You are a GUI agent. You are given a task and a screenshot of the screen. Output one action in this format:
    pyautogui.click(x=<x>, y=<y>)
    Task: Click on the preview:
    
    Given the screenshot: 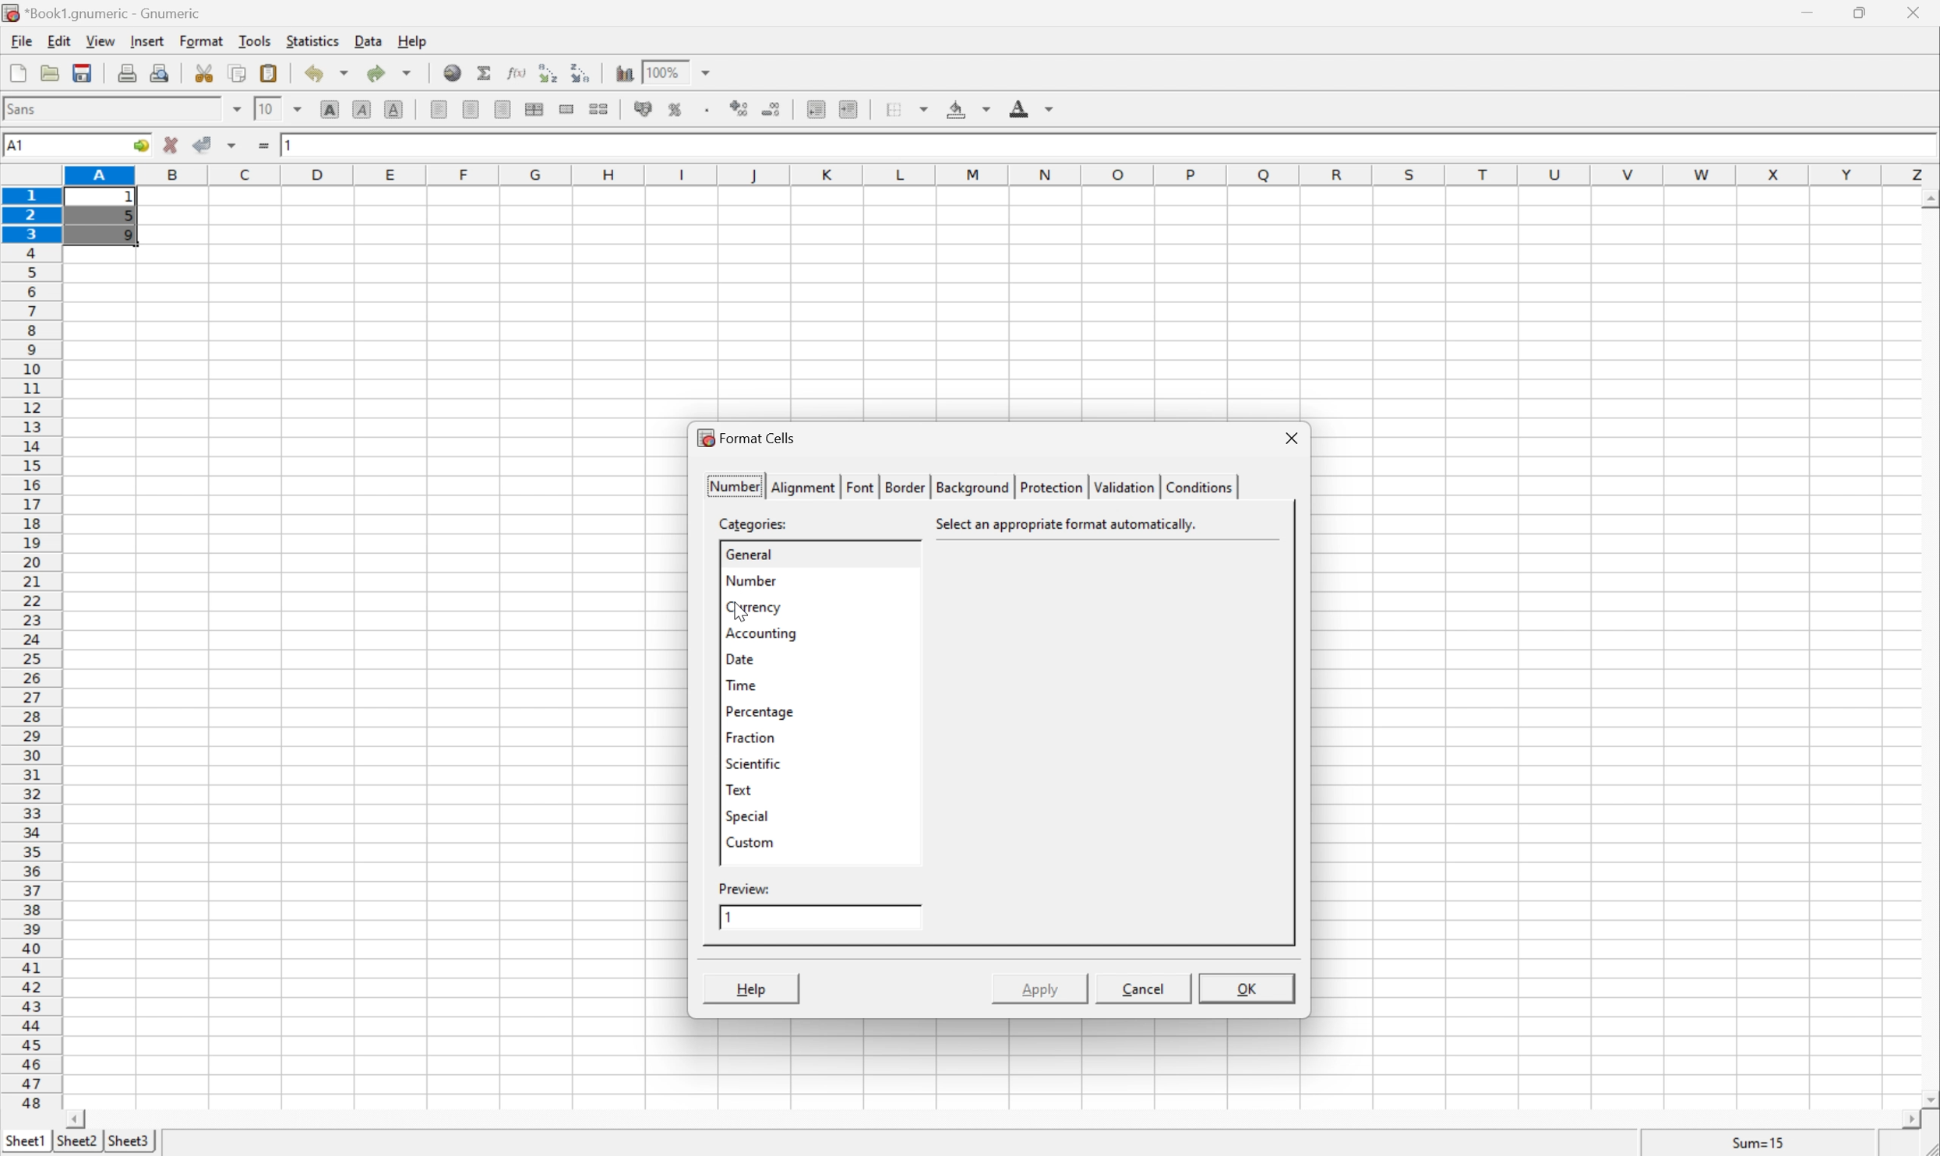 What is the action you would take?
    pyautogui.click(x=746, y=888)
    